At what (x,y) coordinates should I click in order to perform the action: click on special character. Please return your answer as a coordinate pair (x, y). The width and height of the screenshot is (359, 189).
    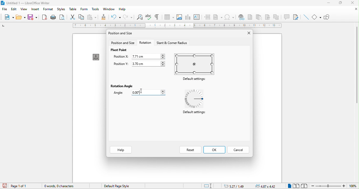
    Looking at the image, I should click on (230, 17).